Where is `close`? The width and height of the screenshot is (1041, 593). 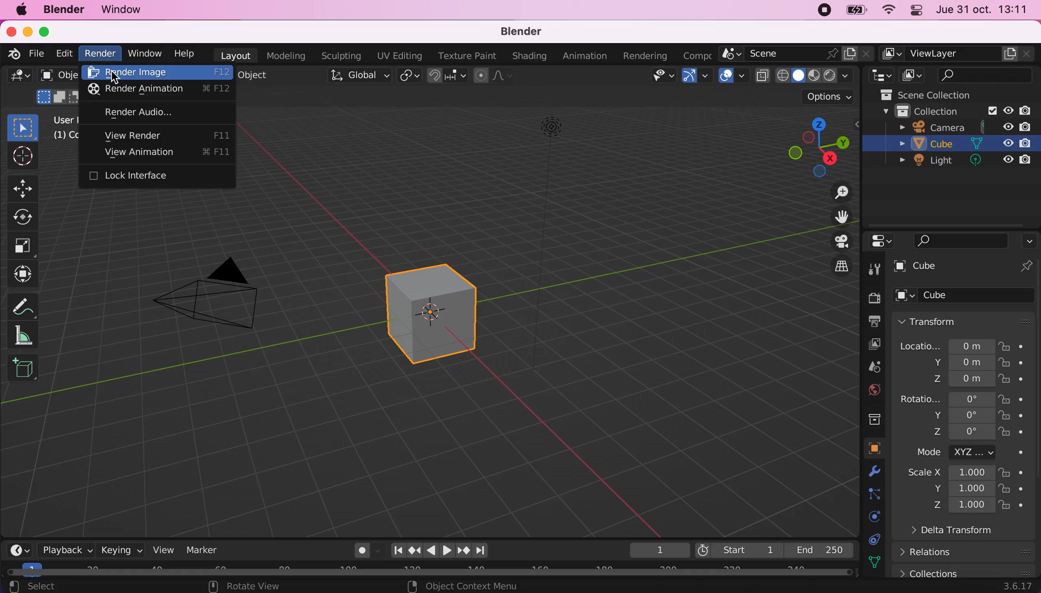 close is located at coordinates (10, 31).